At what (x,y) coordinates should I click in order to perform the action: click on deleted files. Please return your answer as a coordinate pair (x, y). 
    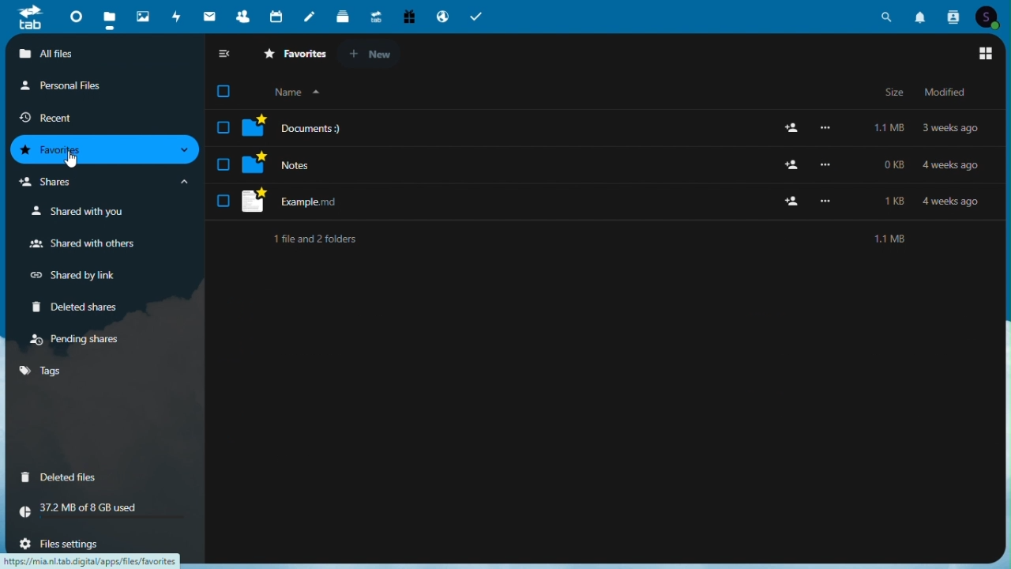
    Looking at the image, I should click on (102, 477).